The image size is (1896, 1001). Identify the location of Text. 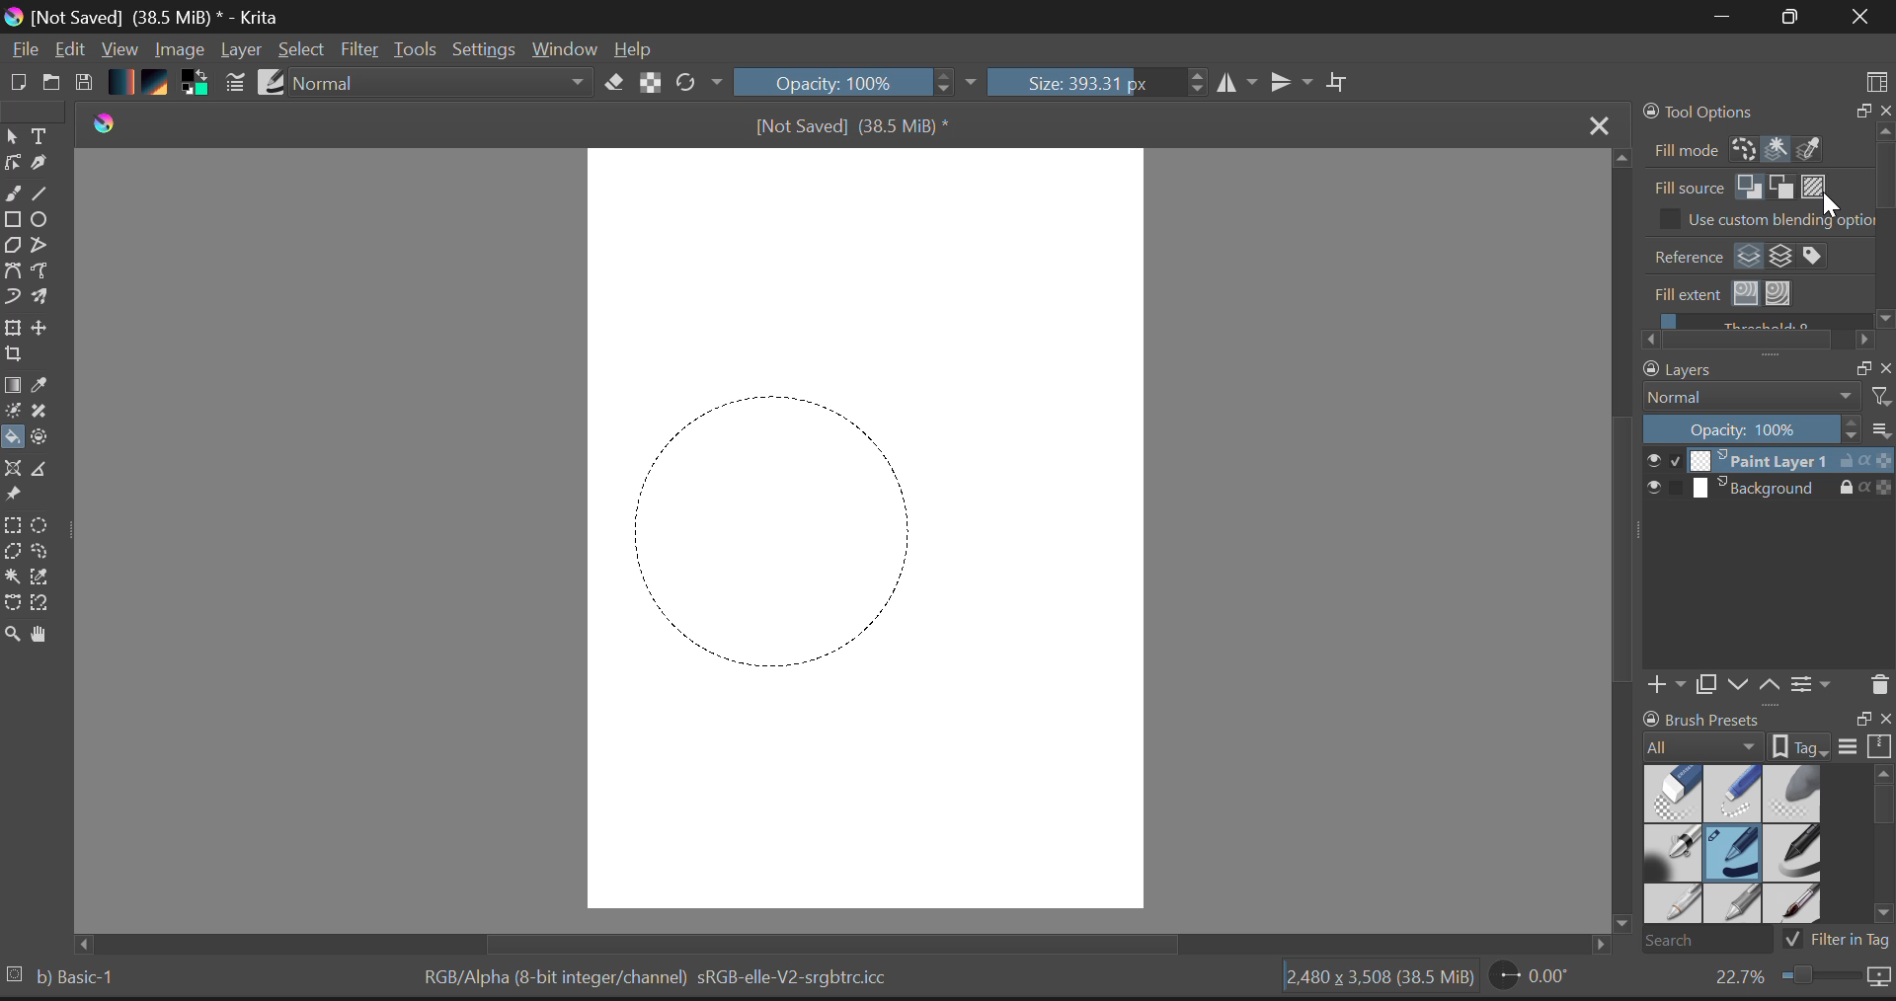
(40, 136).